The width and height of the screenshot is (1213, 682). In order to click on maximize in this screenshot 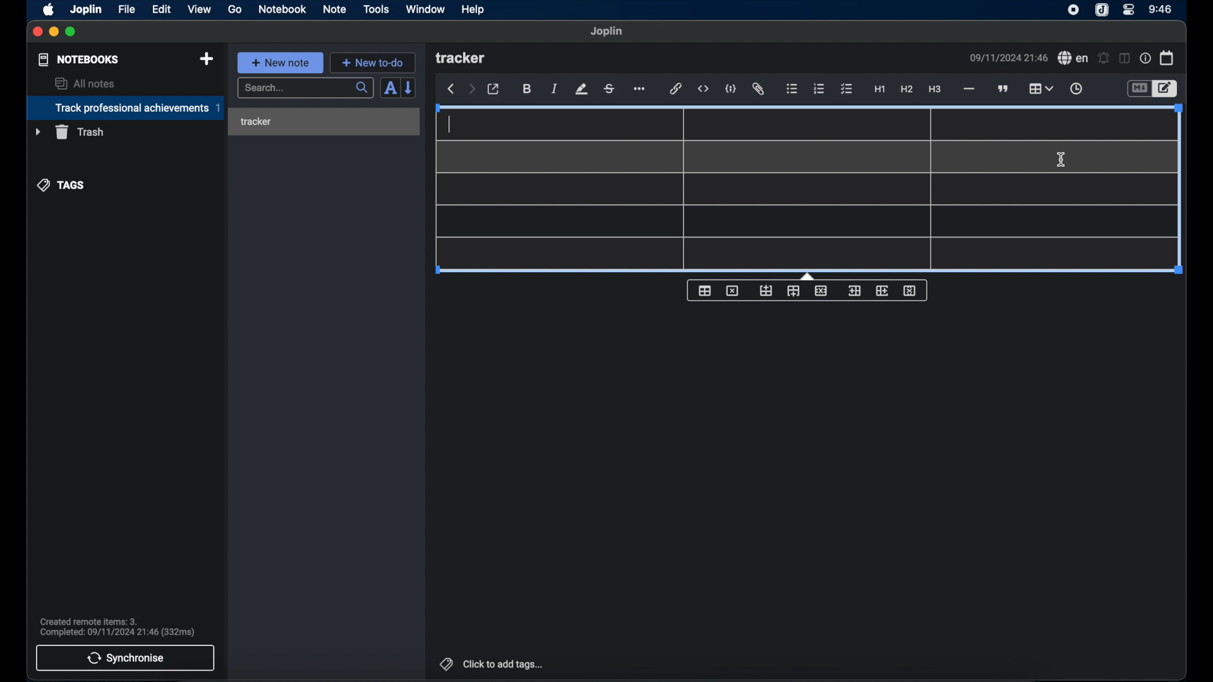, I will do `click(72, 32)`.